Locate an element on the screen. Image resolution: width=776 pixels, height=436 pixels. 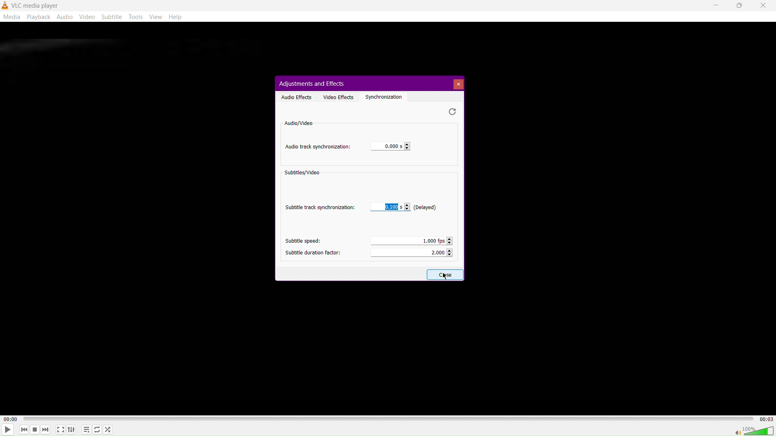
Adjustments and Effects is located at coordinates (312, 83).